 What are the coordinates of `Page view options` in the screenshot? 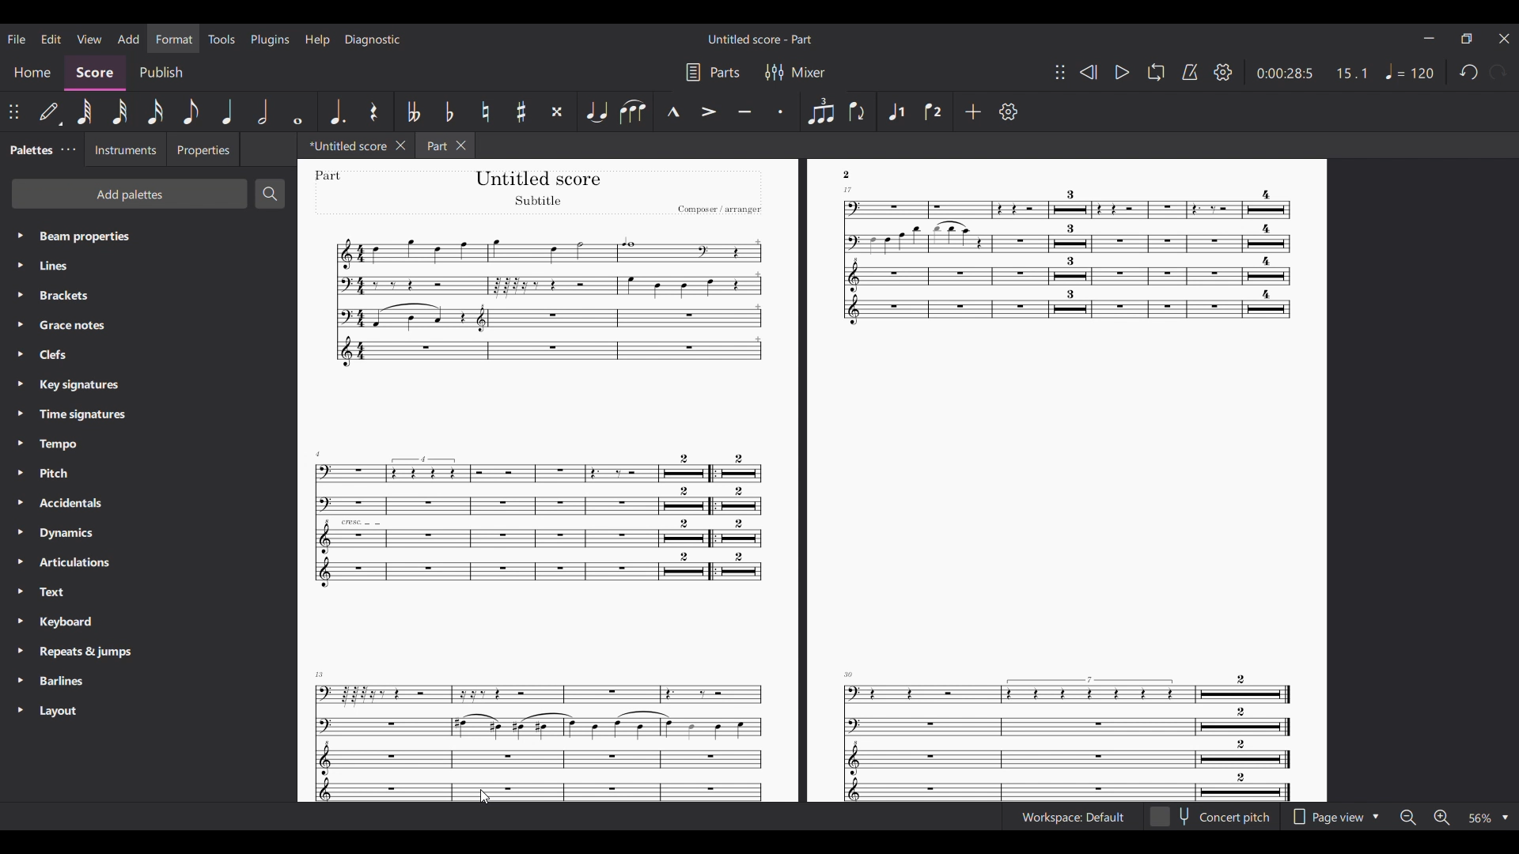 It's located at (1335, 817).